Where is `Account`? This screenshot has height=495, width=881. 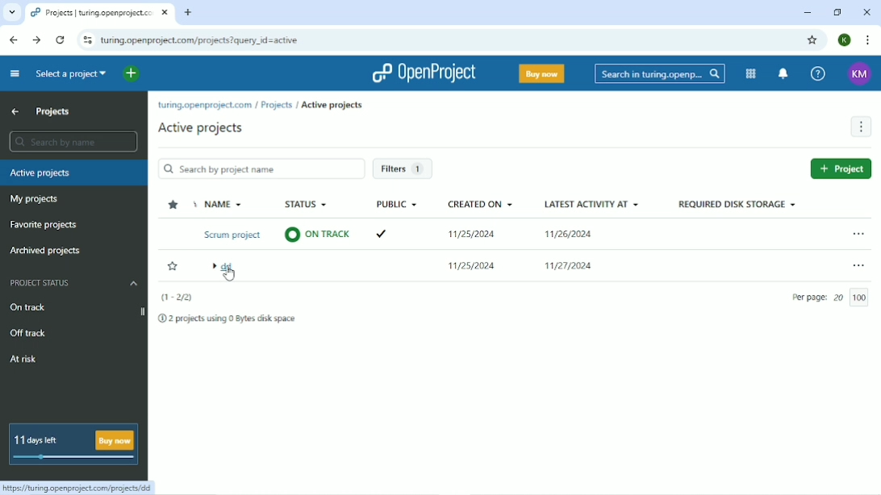
Account is located at coordinates (860, 73).